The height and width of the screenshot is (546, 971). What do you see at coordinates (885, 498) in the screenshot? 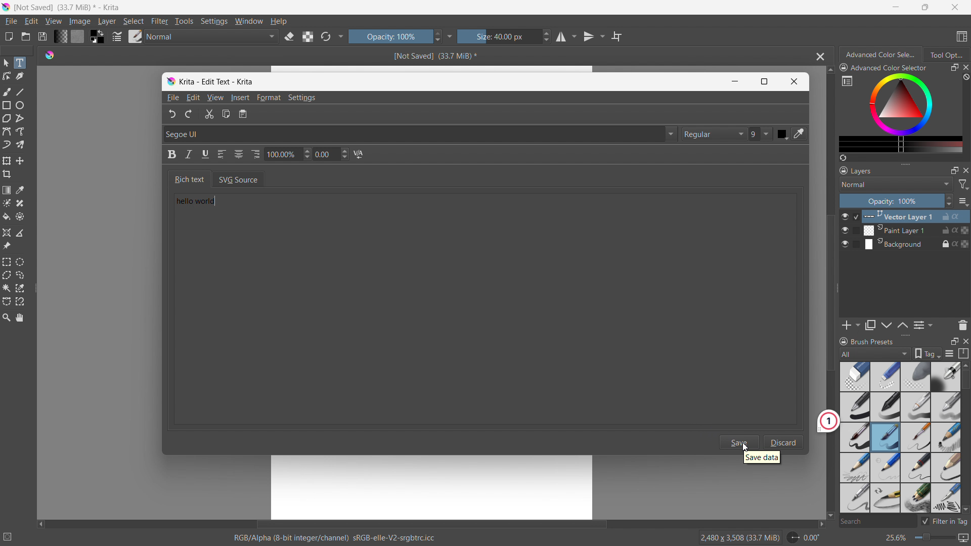
I see `small tip pencil` at bounding box center [885, 498].